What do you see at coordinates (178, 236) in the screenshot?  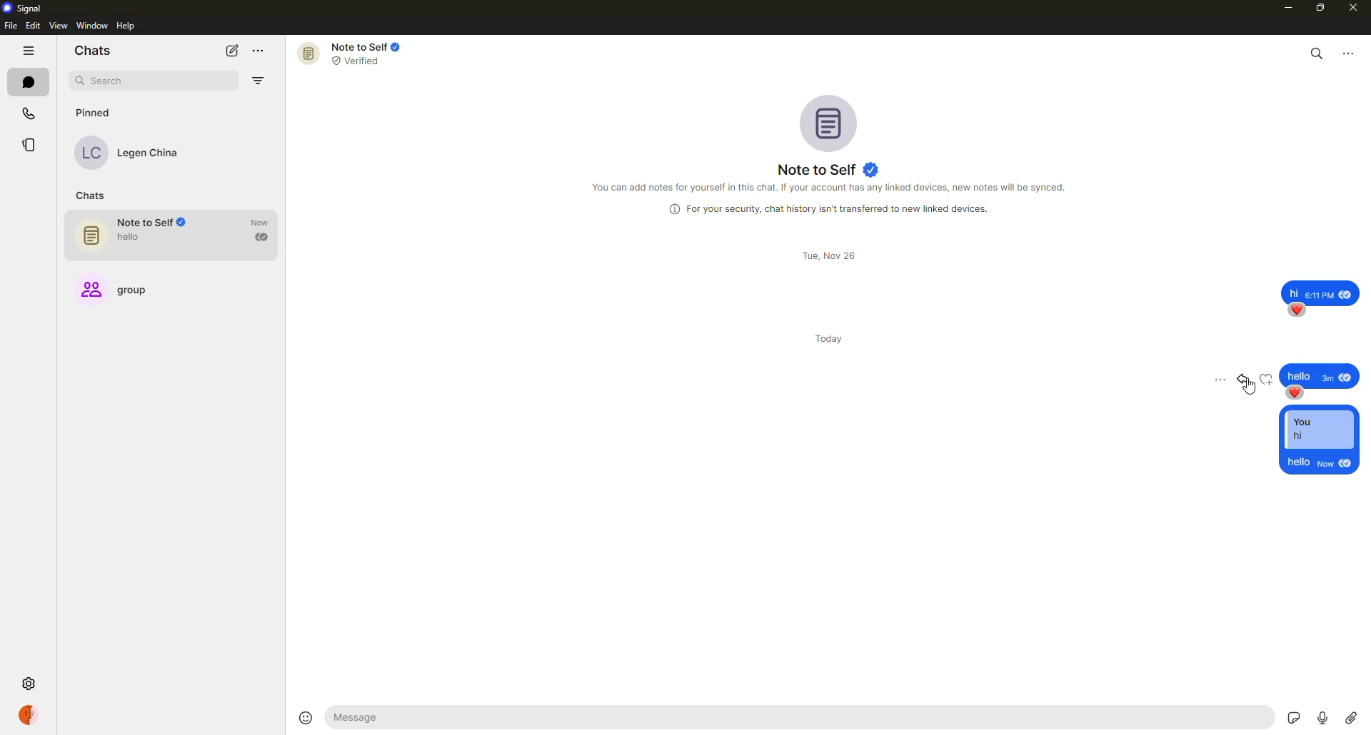 I see `note to self` at bounding box center [178, 236].